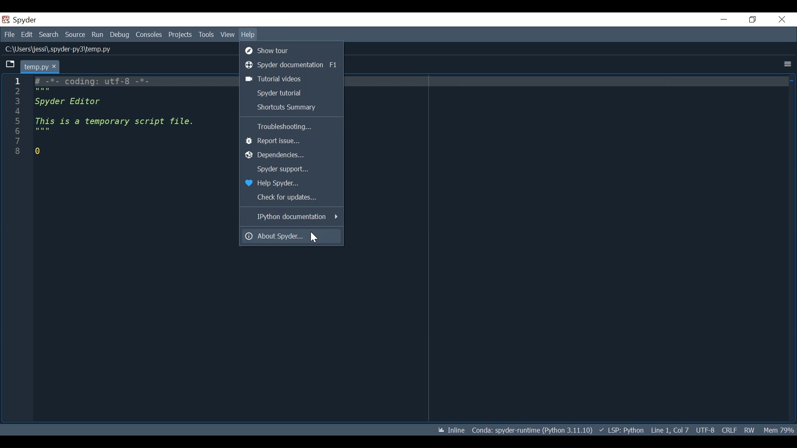 The image size is (797, 448). I want to click on CRLF, so click(729, 430).